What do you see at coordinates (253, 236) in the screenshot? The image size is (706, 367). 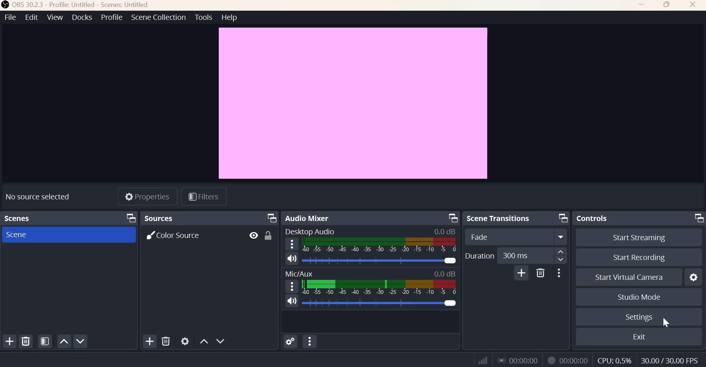 I see `Visibility Toggle` at bounding box center [253, 236].